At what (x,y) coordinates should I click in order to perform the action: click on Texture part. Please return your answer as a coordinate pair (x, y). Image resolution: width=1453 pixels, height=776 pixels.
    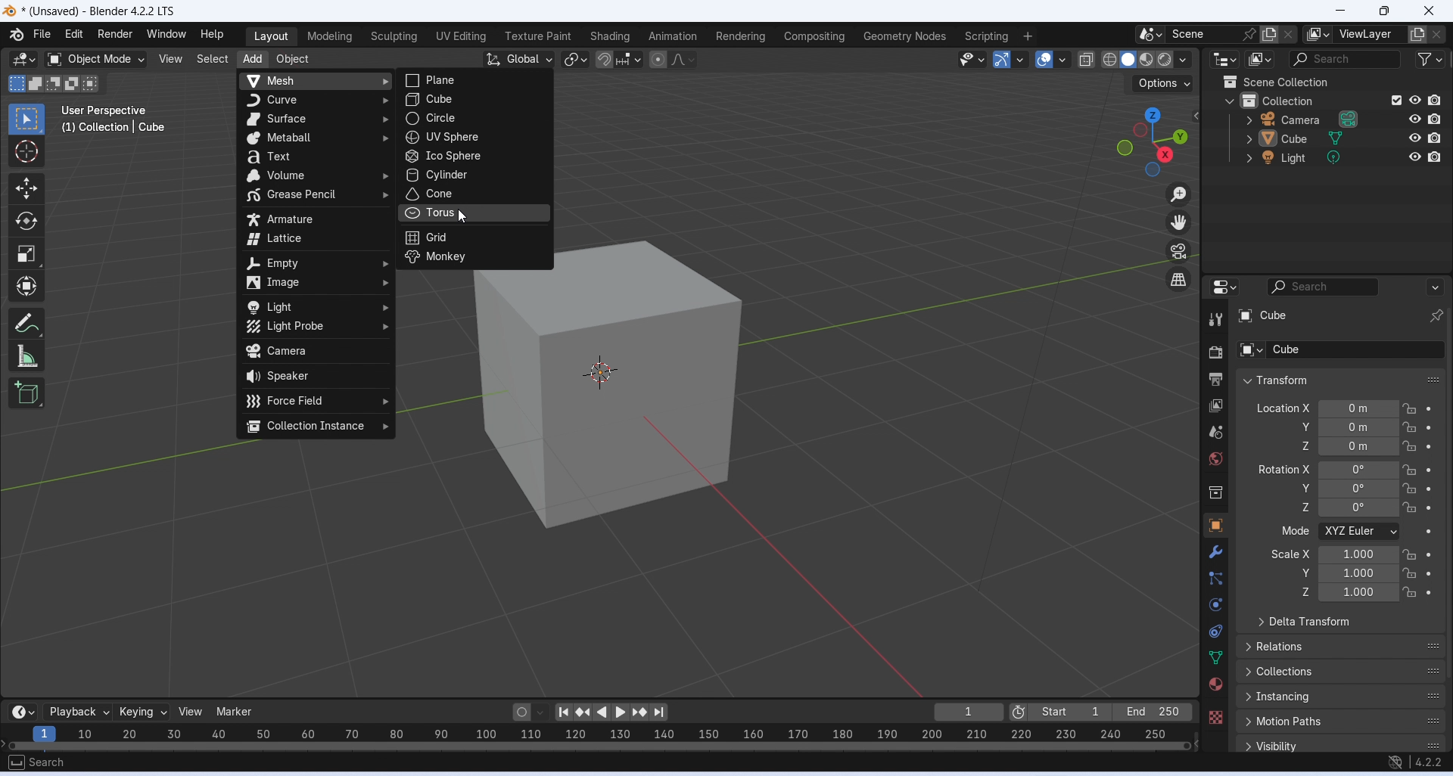
    Looking at the image, I should click on (539, 36).